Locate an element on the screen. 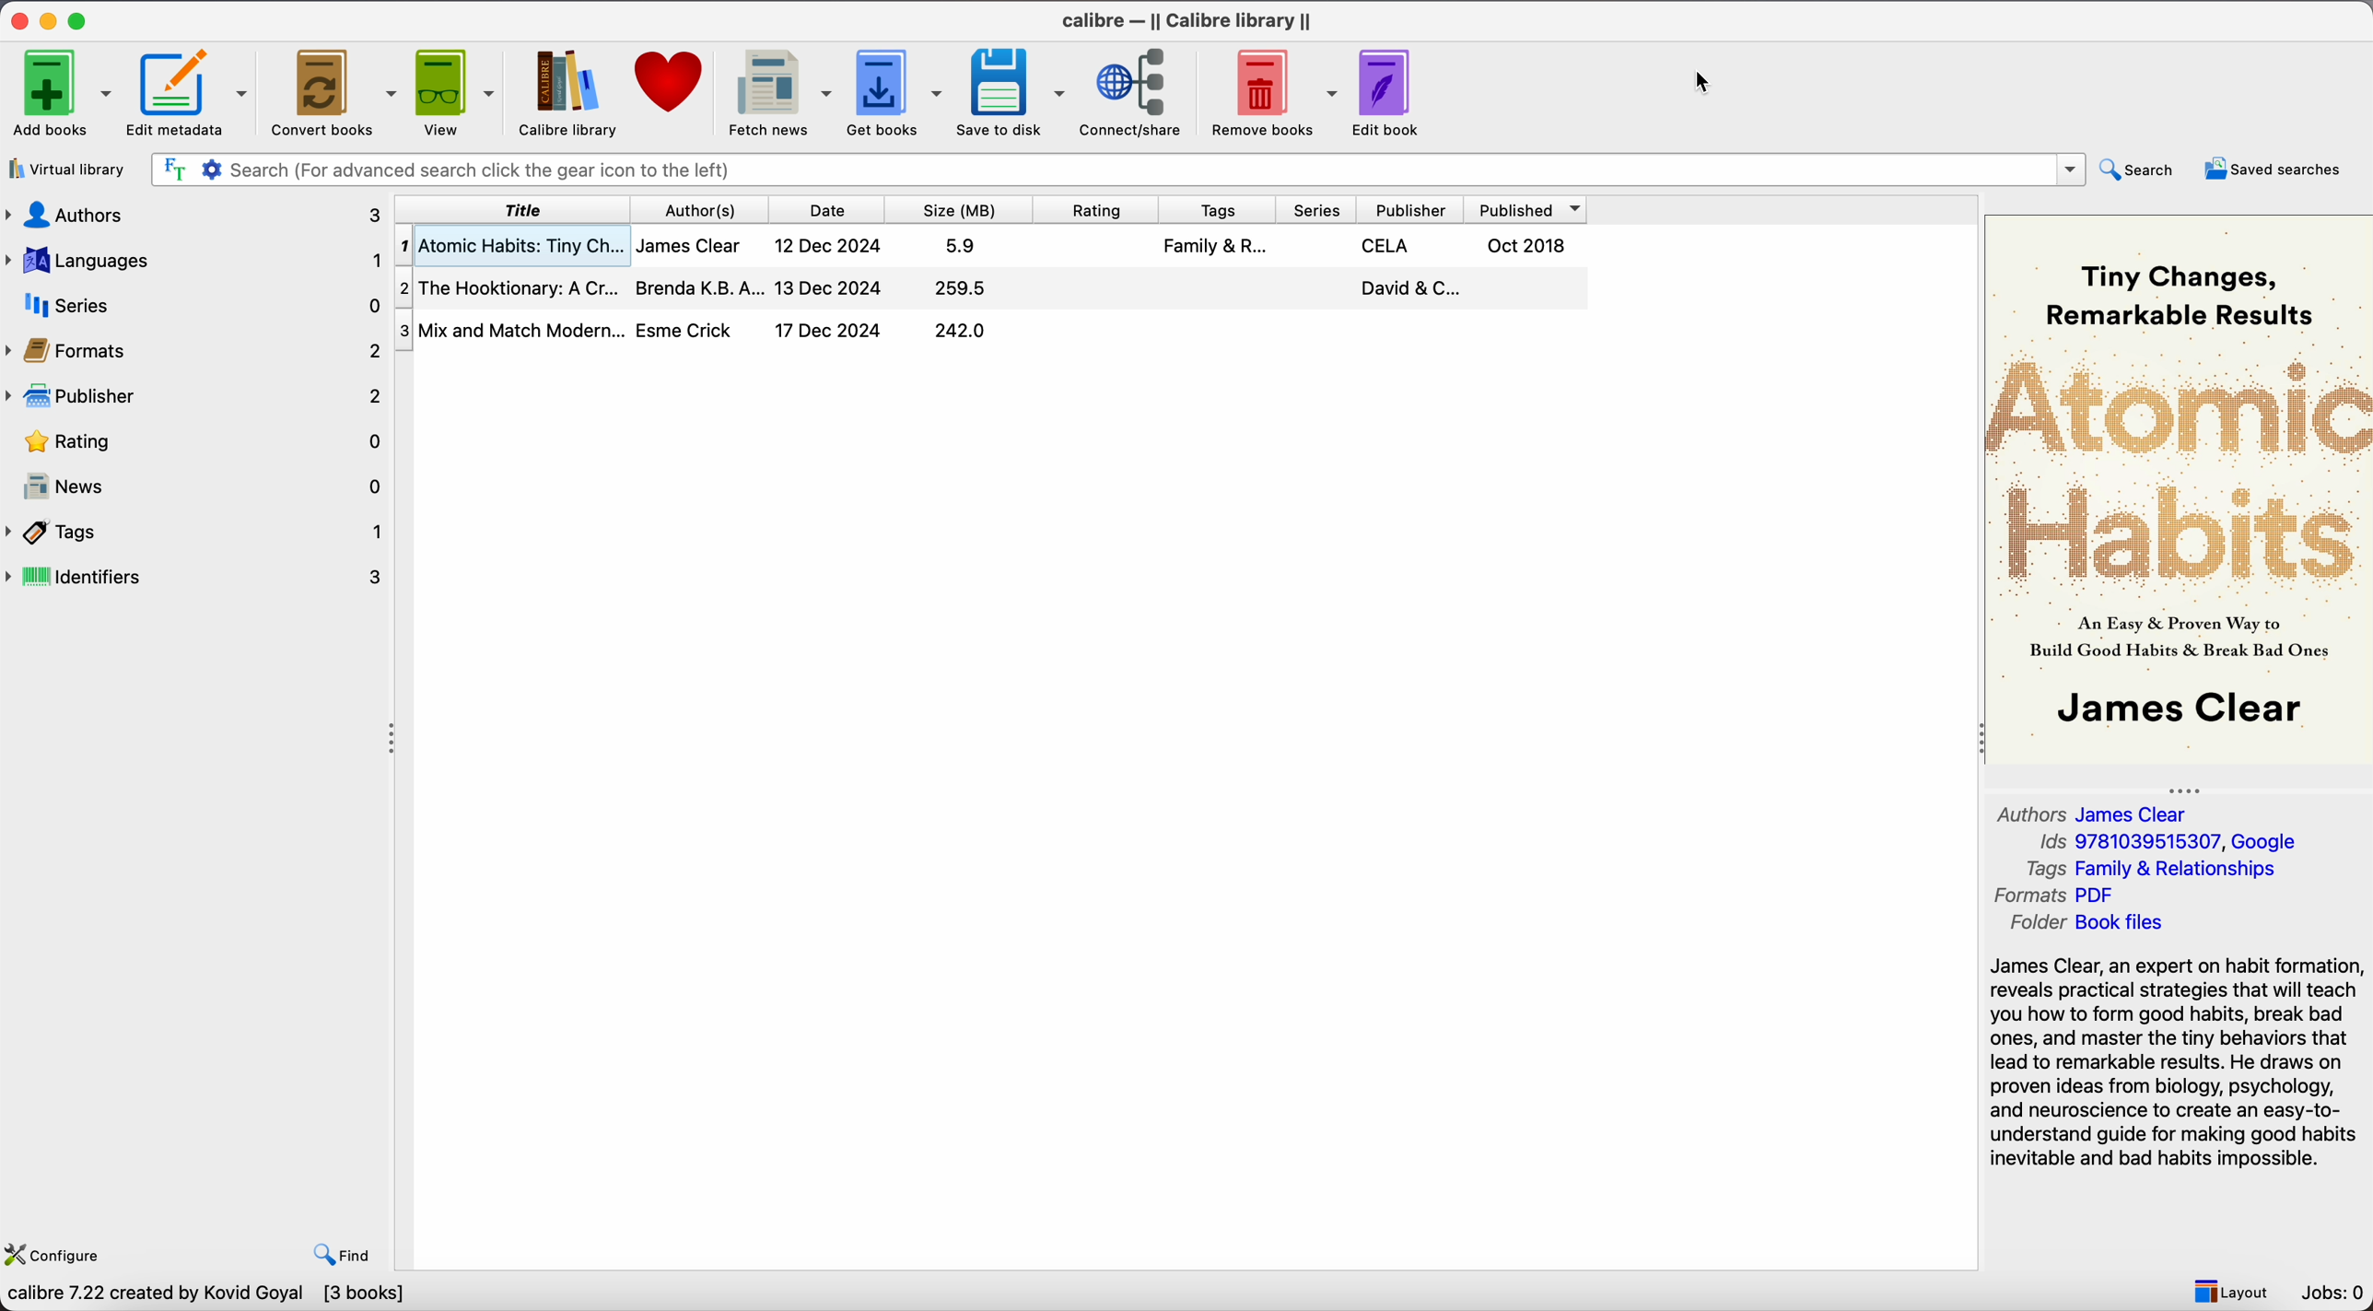 This screenshot has height=1311, width=2373. minimize is located at coordinates (52, 18).